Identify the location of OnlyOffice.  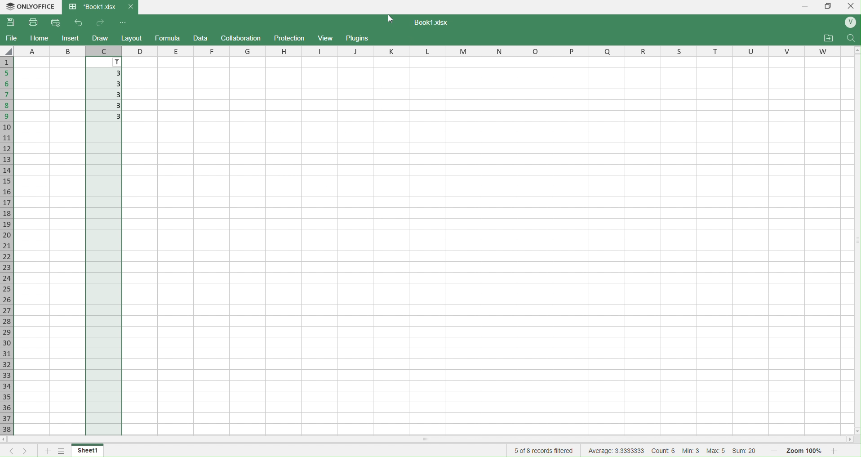
(32, 6).